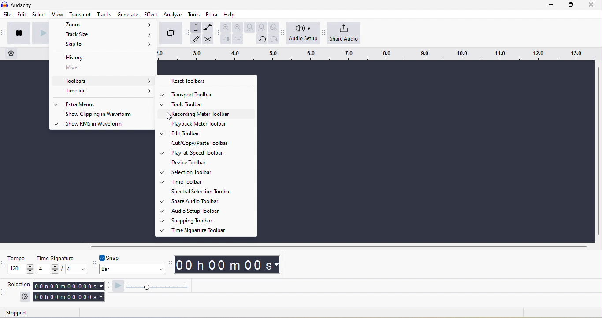  Describe the element at coordinates (262, 27) in the screenshot. I see `fit project to width` at that location.